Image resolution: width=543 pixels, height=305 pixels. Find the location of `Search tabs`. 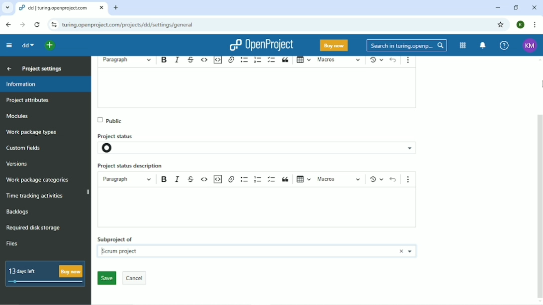

Search tabs is located at coordinates (6, 7).